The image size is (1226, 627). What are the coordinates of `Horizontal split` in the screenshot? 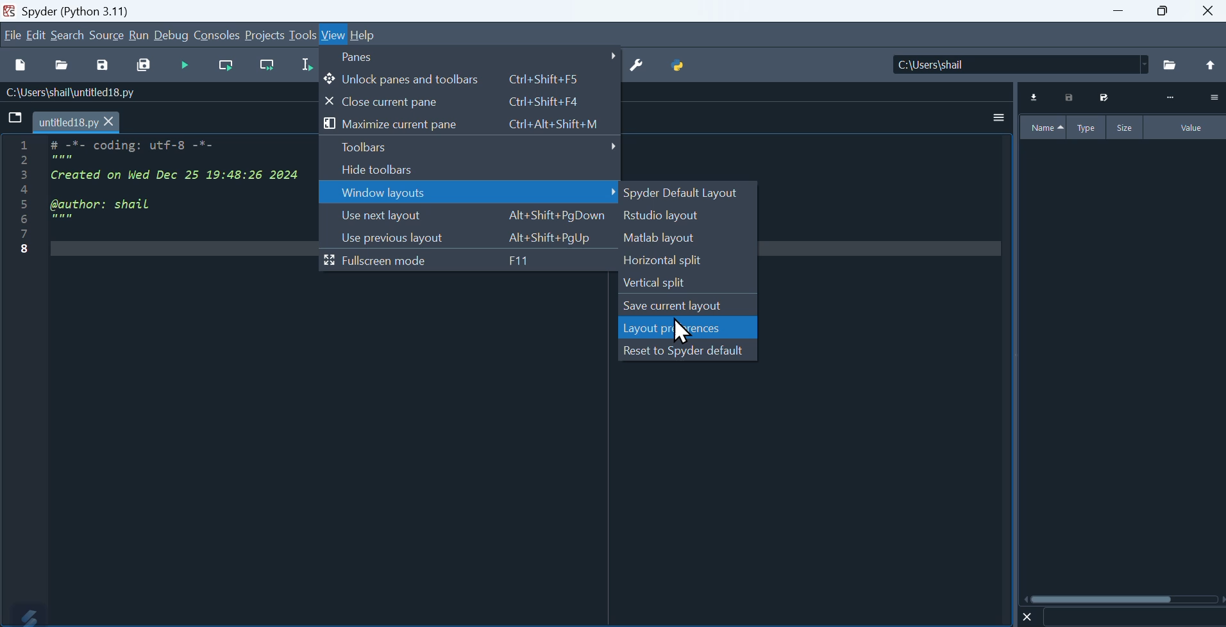 It's located at (687, 261).